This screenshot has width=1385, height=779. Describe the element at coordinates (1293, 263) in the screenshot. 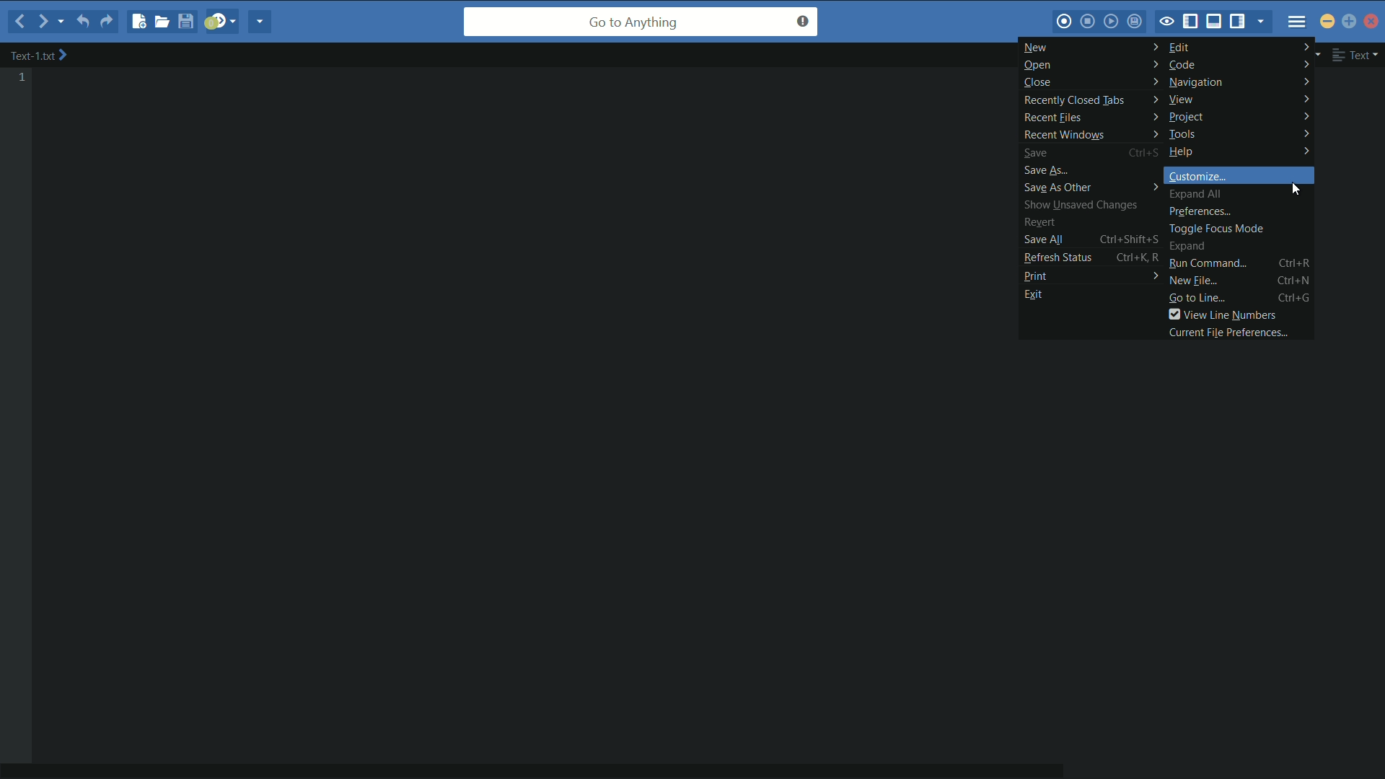

I see `Ctrl+R` at that location.